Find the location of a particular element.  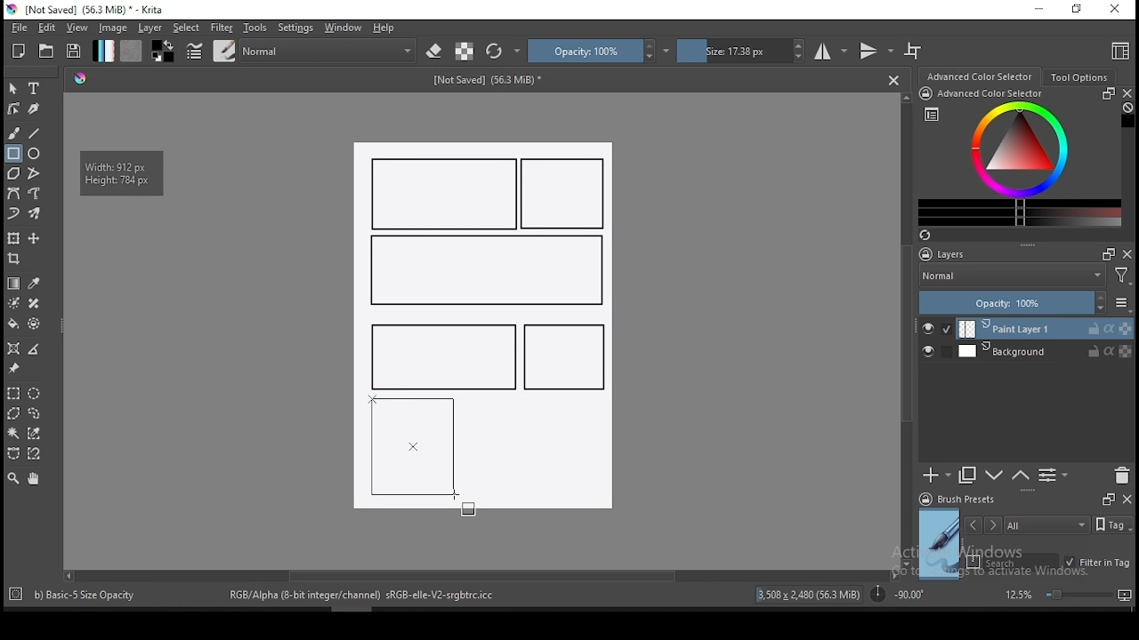

new rectangle is located at coordinates (484, 271).